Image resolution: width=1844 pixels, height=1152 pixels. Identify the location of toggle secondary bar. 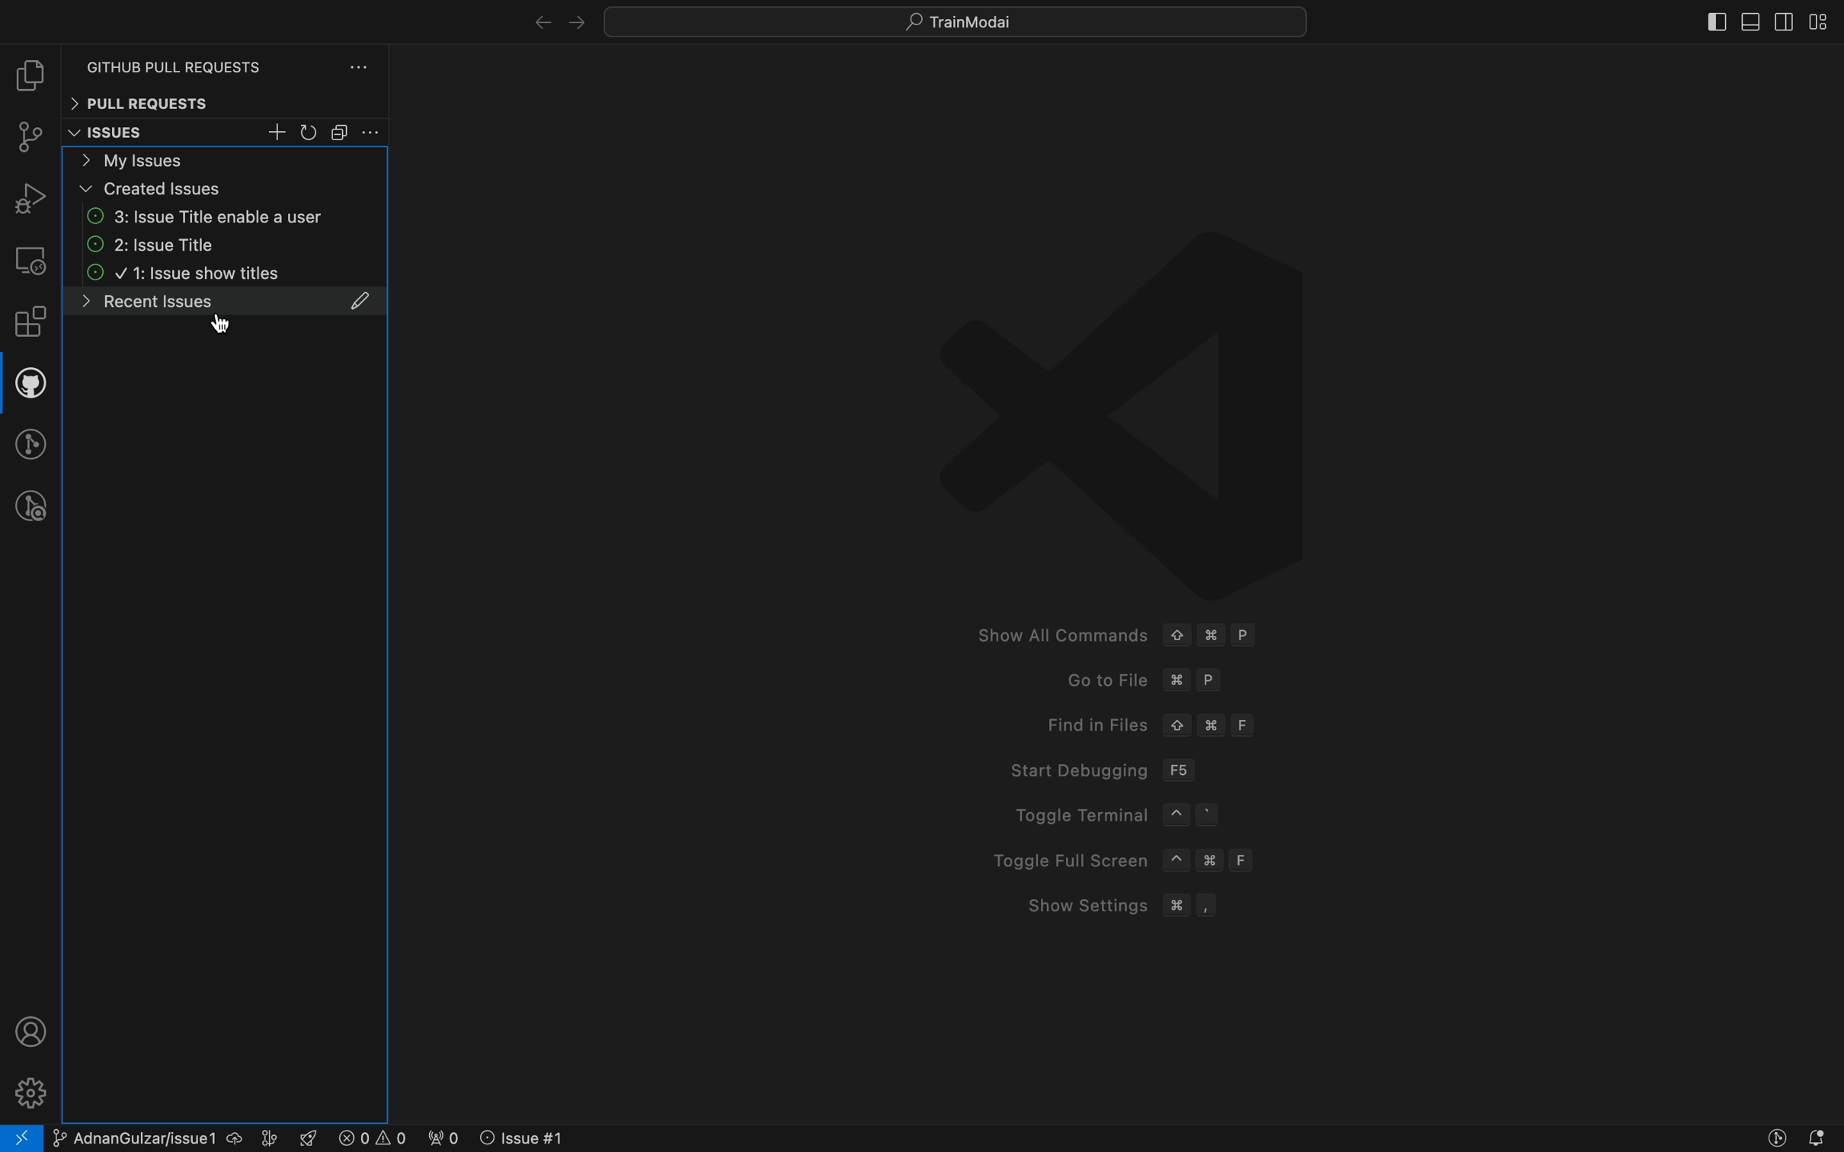
(1781, 22).